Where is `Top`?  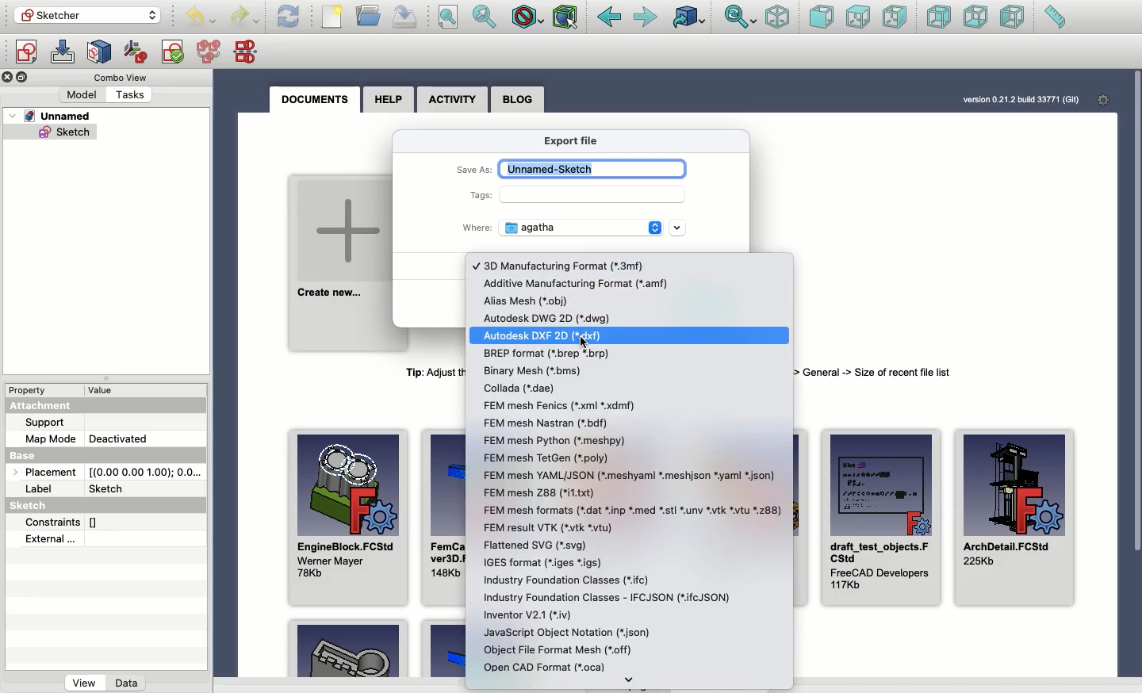
Top is located at coordinates (857, 17).